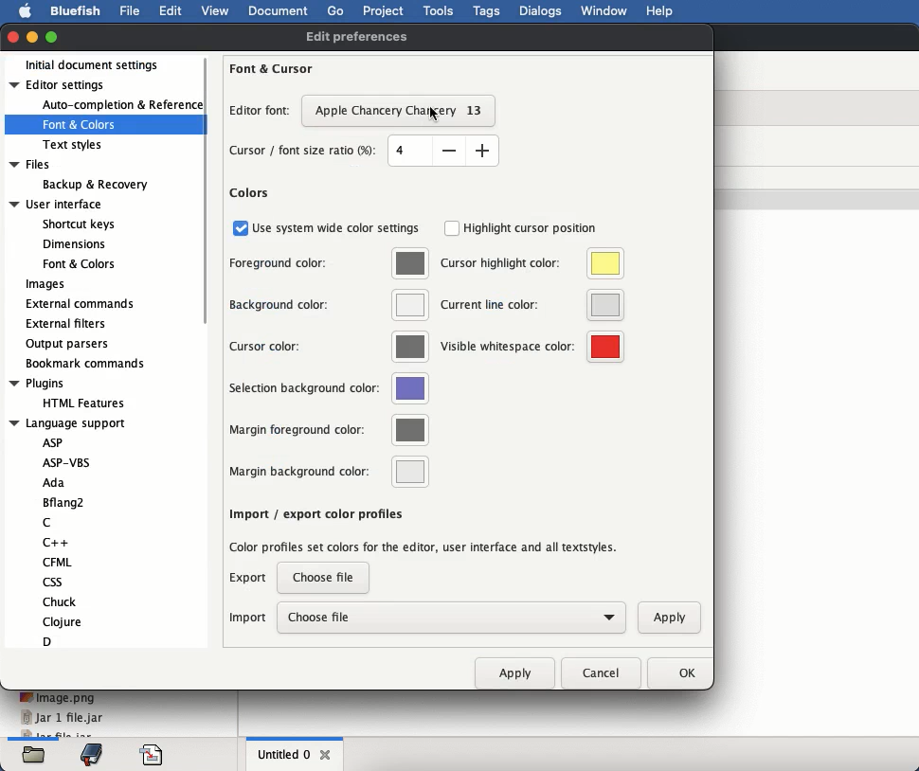  I want to click on files, so click(34, 755).